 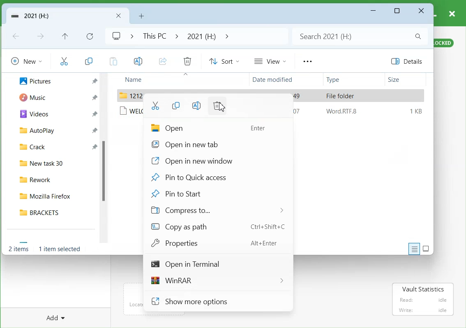 What do you see at coordinates (405, 80) in the screenshot?
I see `Size` at bounding box center [405, 80].